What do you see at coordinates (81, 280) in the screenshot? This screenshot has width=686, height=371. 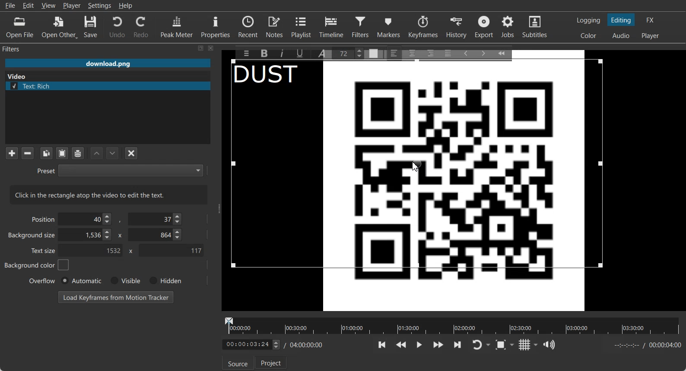 I see `Automatic` at bounding box center [81, 280].